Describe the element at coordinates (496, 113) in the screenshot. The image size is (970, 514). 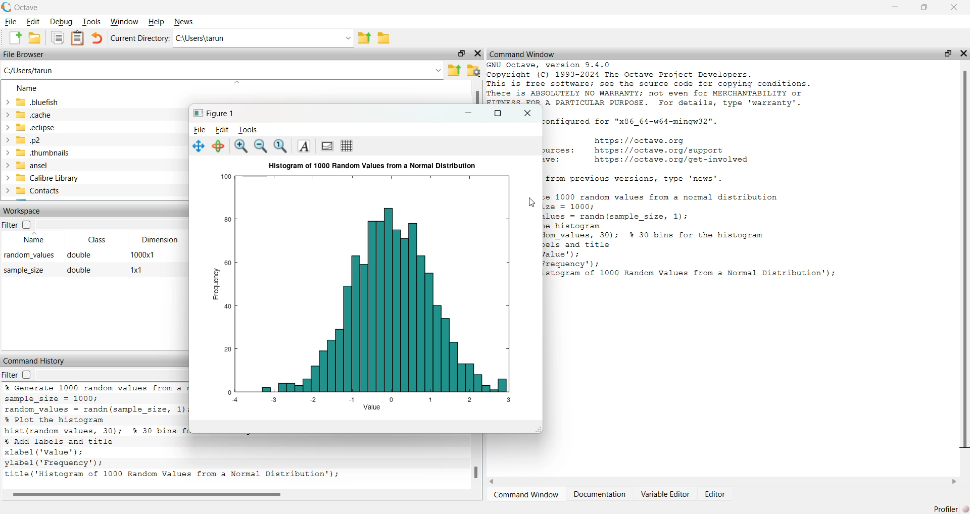
I see `full screen` at that location.